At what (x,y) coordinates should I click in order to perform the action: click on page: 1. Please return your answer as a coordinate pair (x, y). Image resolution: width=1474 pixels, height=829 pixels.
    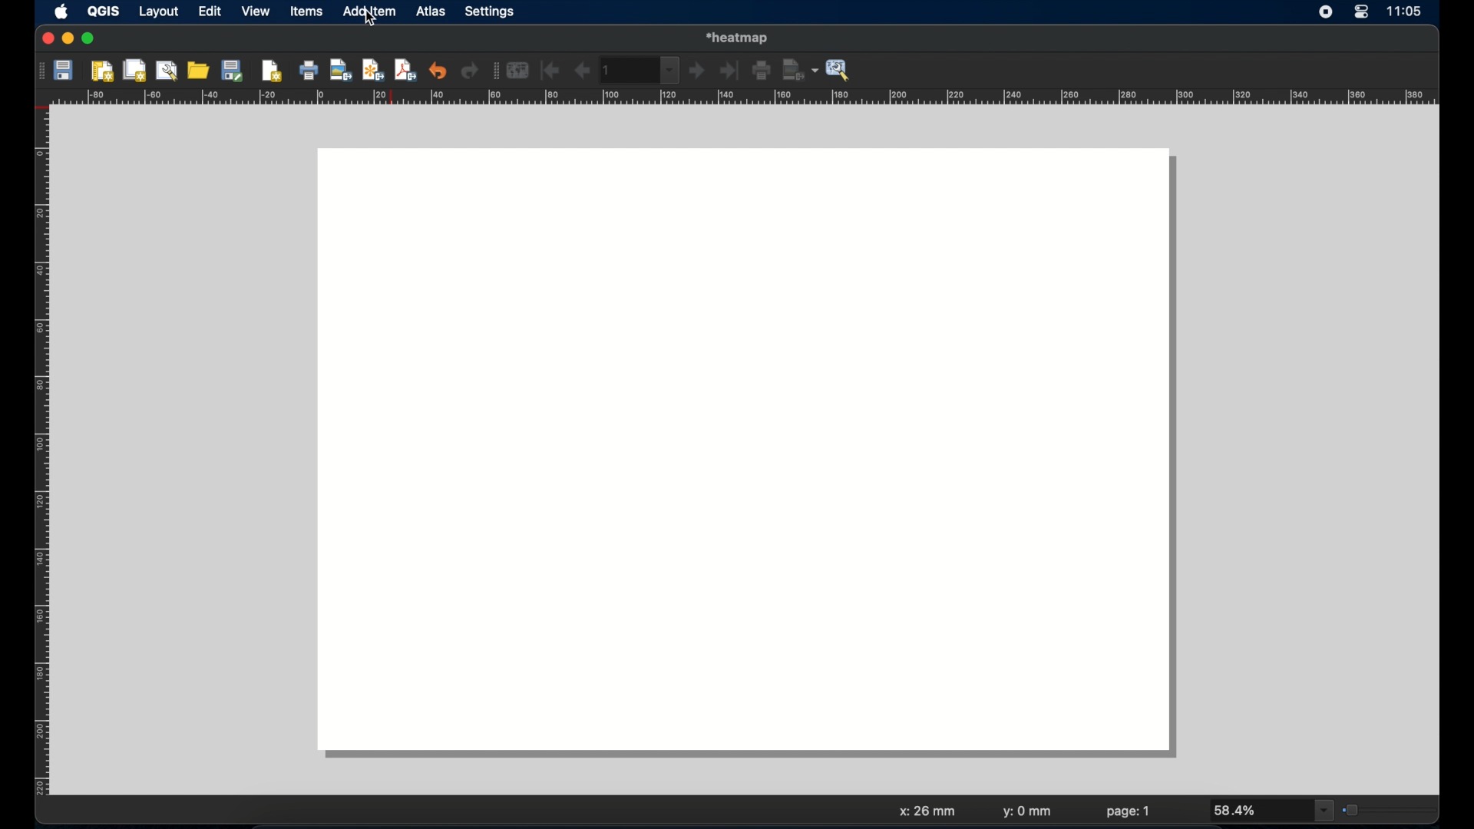
    Looking at the image, I should click on (1129, 811).